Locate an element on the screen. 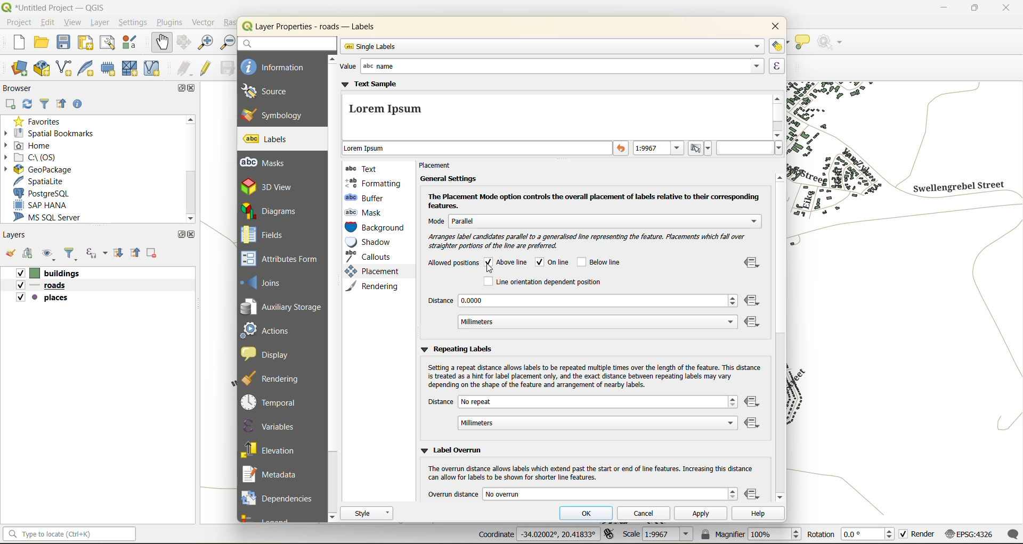 Image resolution: width=1023 pixels, height=544 pixels. information is located at coordinates (274, 66).